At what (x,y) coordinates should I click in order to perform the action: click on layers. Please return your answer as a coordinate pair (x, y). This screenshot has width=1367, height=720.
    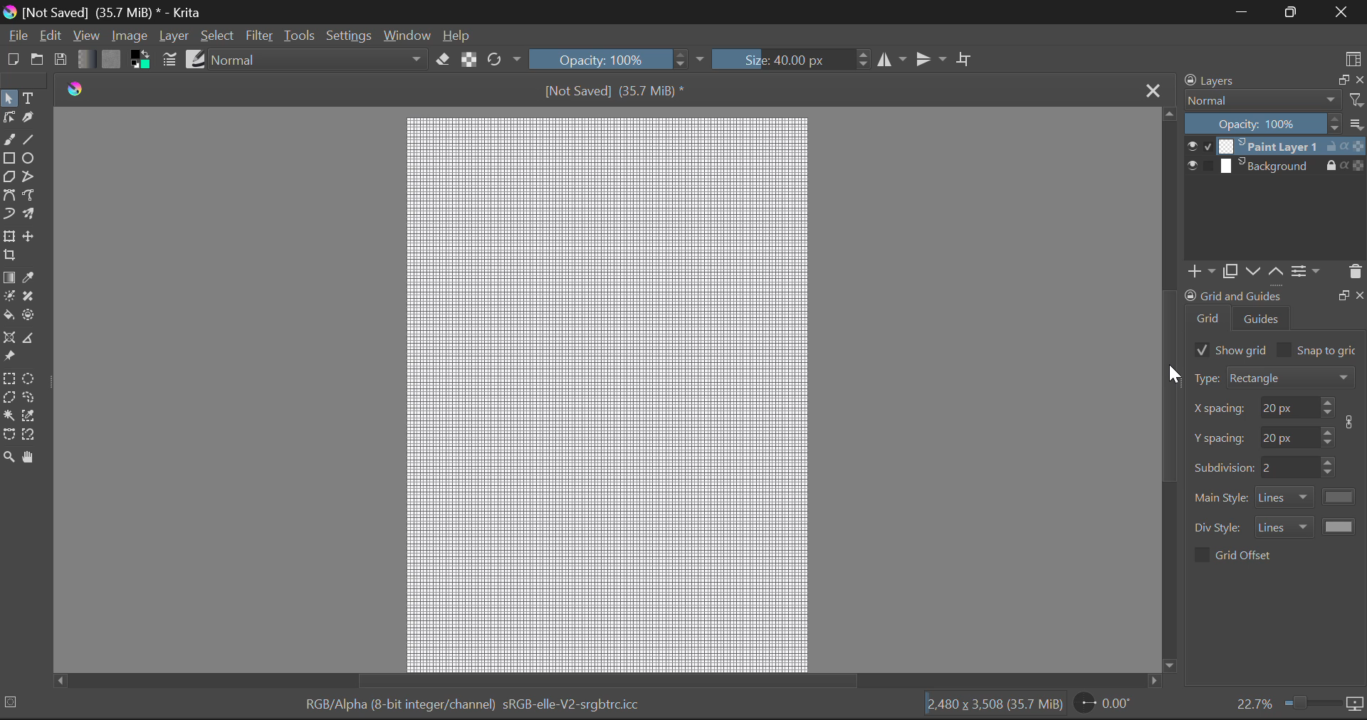
    Looking at the image, I should click on (1213, 80).